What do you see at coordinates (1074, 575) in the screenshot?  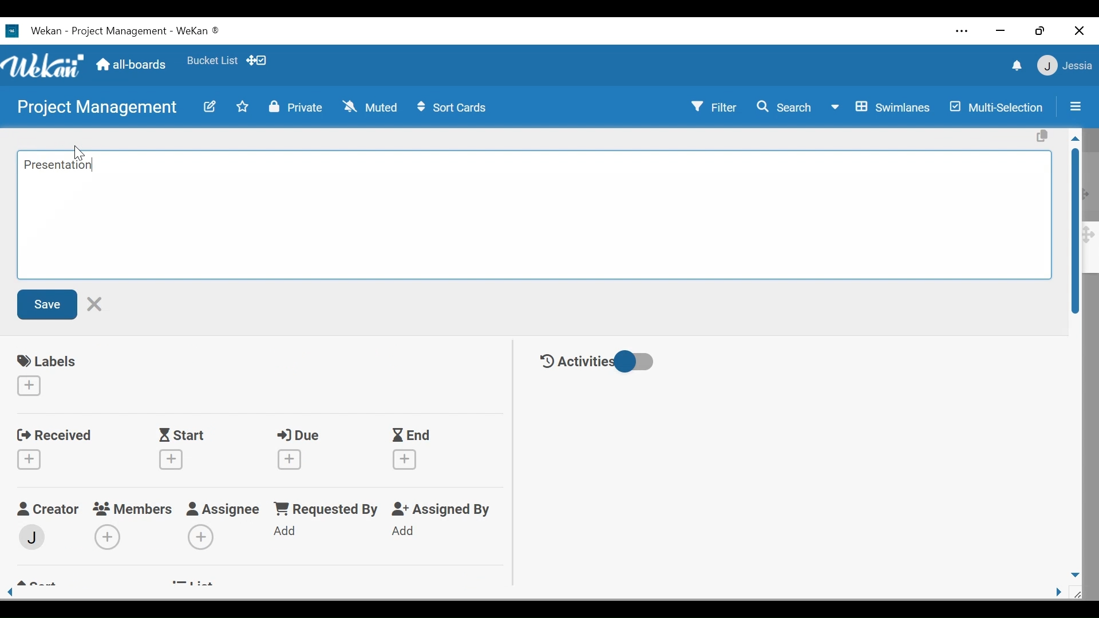 I see `Scroll down` at bounding box center [1074, 575].